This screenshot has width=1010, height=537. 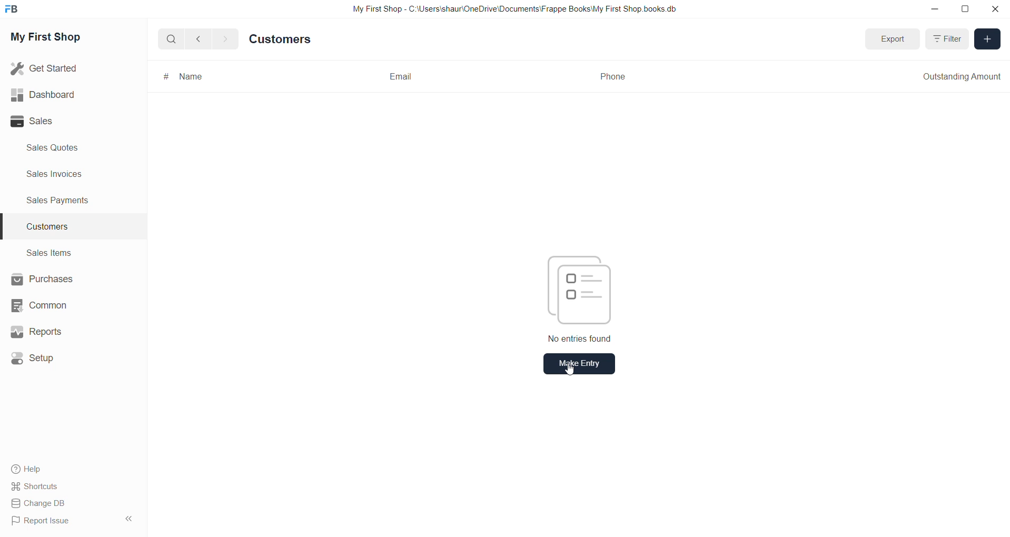 I want to click on Dashboard, so click(x=41, y=94).